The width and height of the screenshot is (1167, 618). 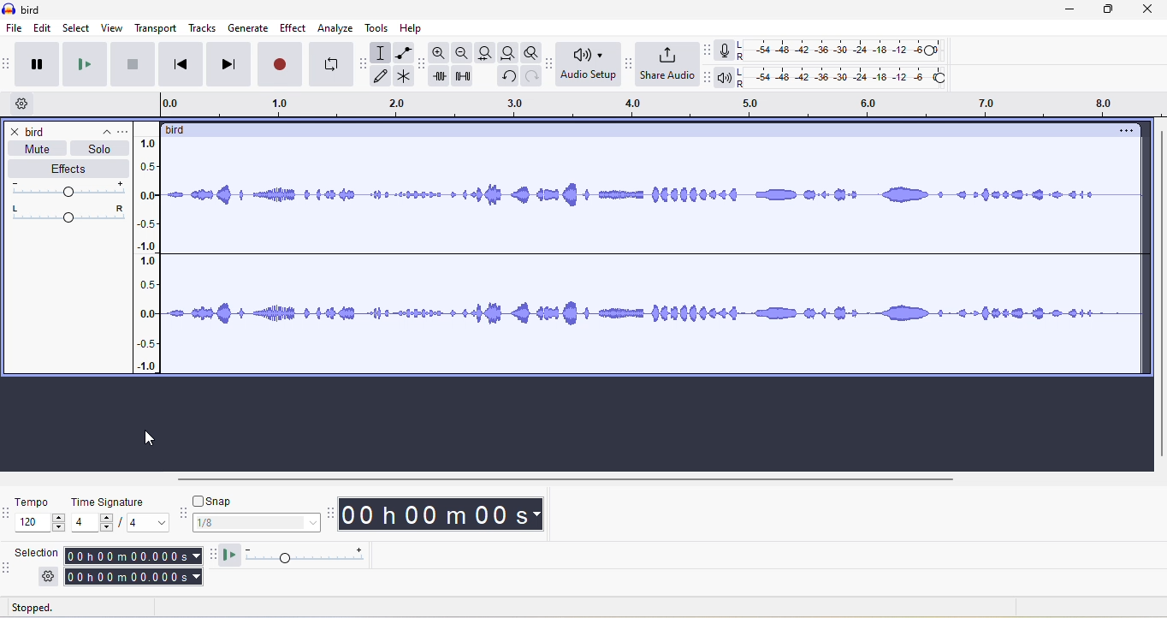 I want to click on edit, so click(x=44, y=29).